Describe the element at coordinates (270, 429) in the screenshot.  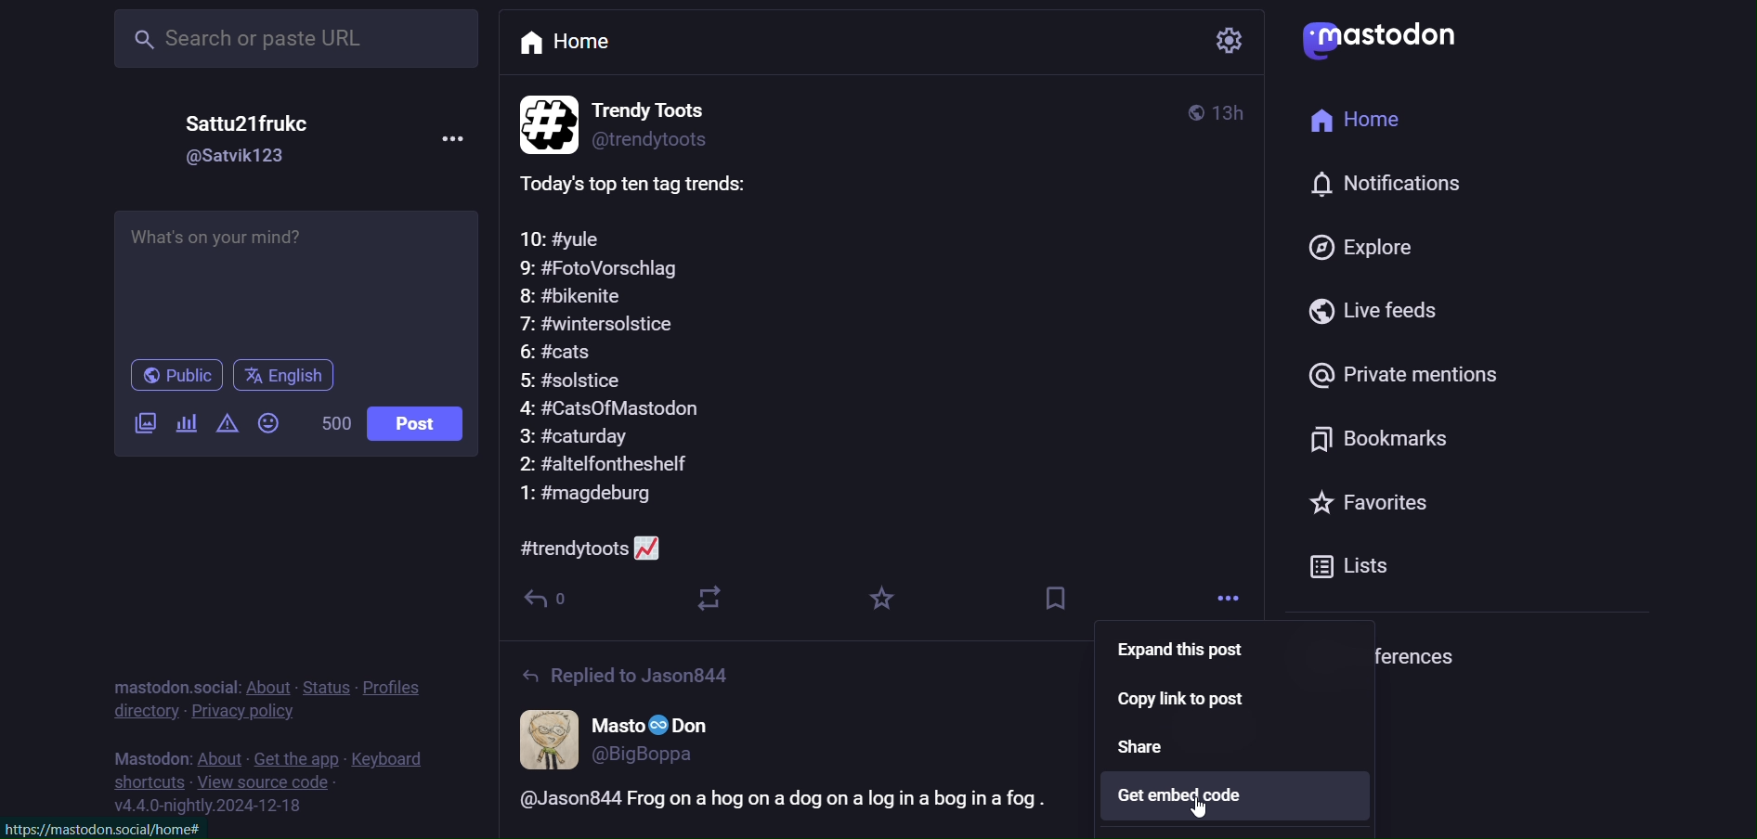
I see `emoji` at that location.